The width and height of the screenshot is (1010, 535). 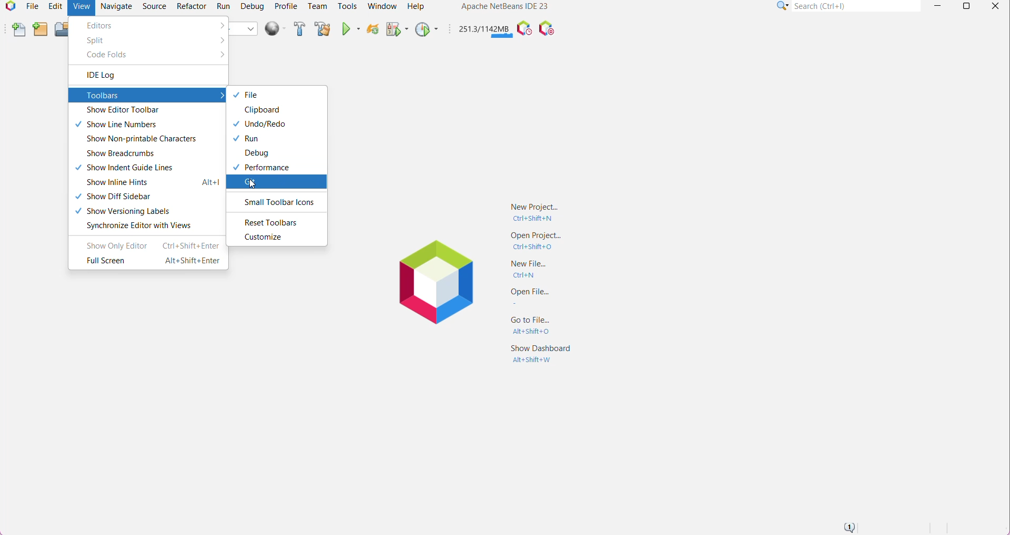 What do you see at coordinates (286, 6) in the screenshot?
I see `Profile` at bounding box center [286, 6].